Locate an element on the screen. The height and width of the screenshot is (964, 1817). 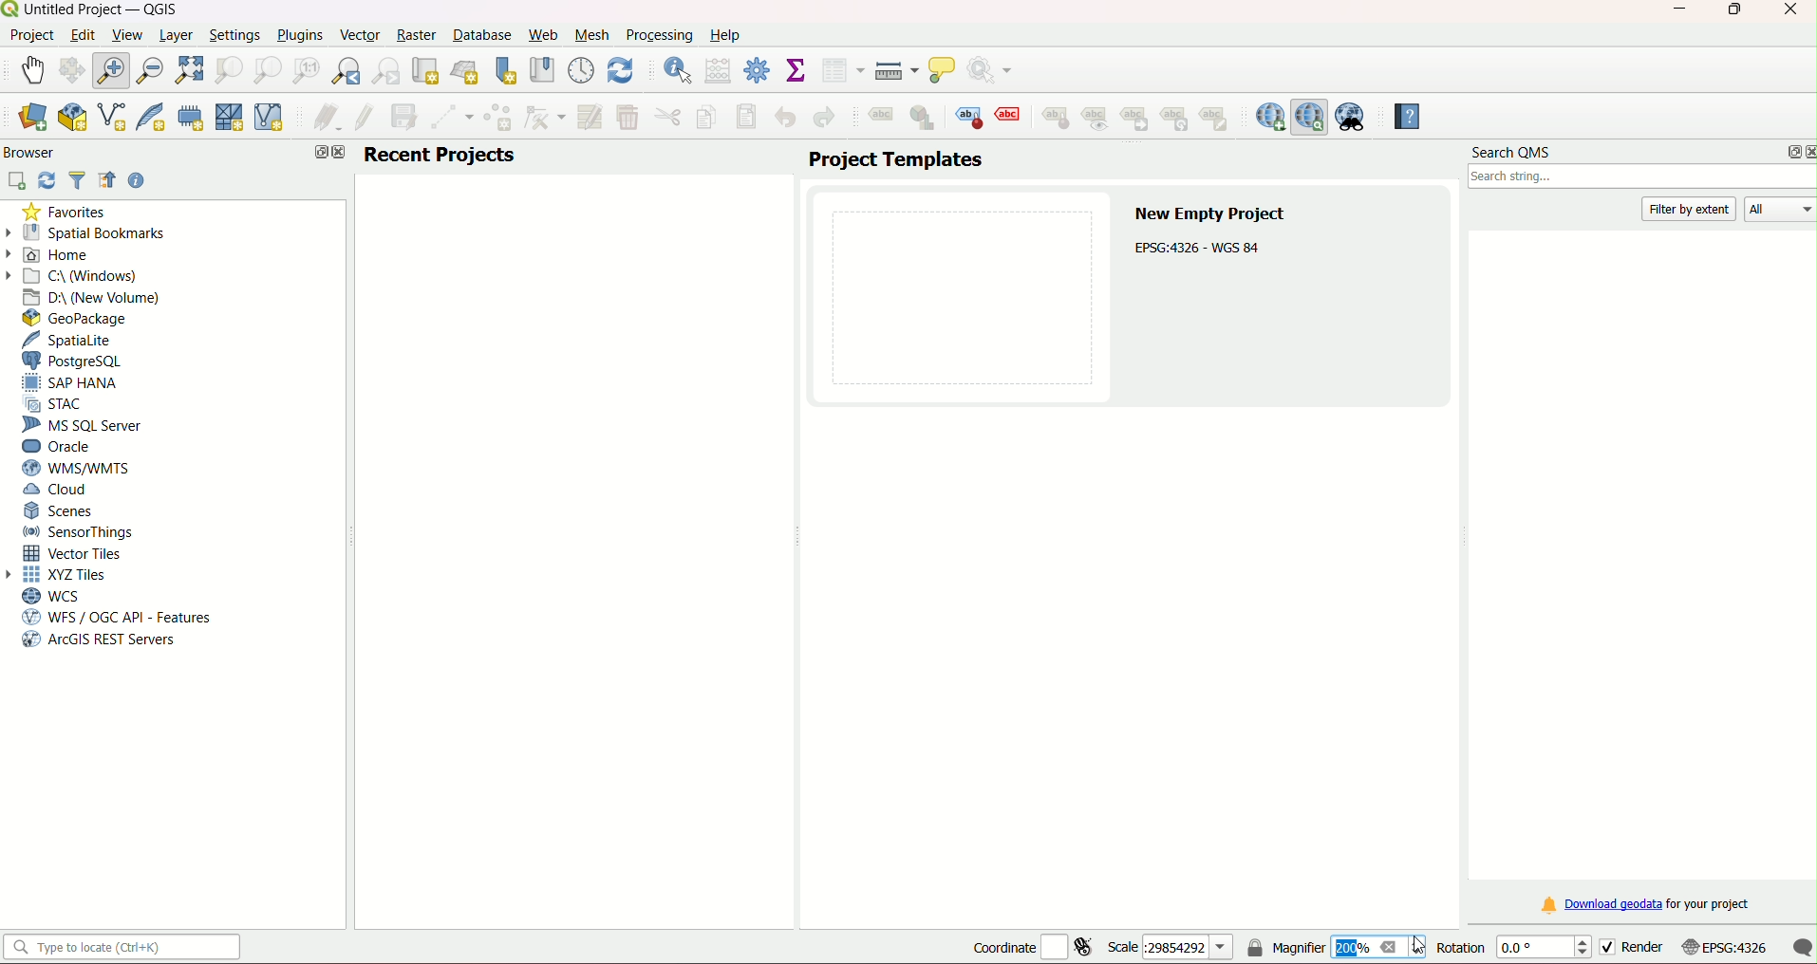
search bar is located at coordinates (1639, 179).